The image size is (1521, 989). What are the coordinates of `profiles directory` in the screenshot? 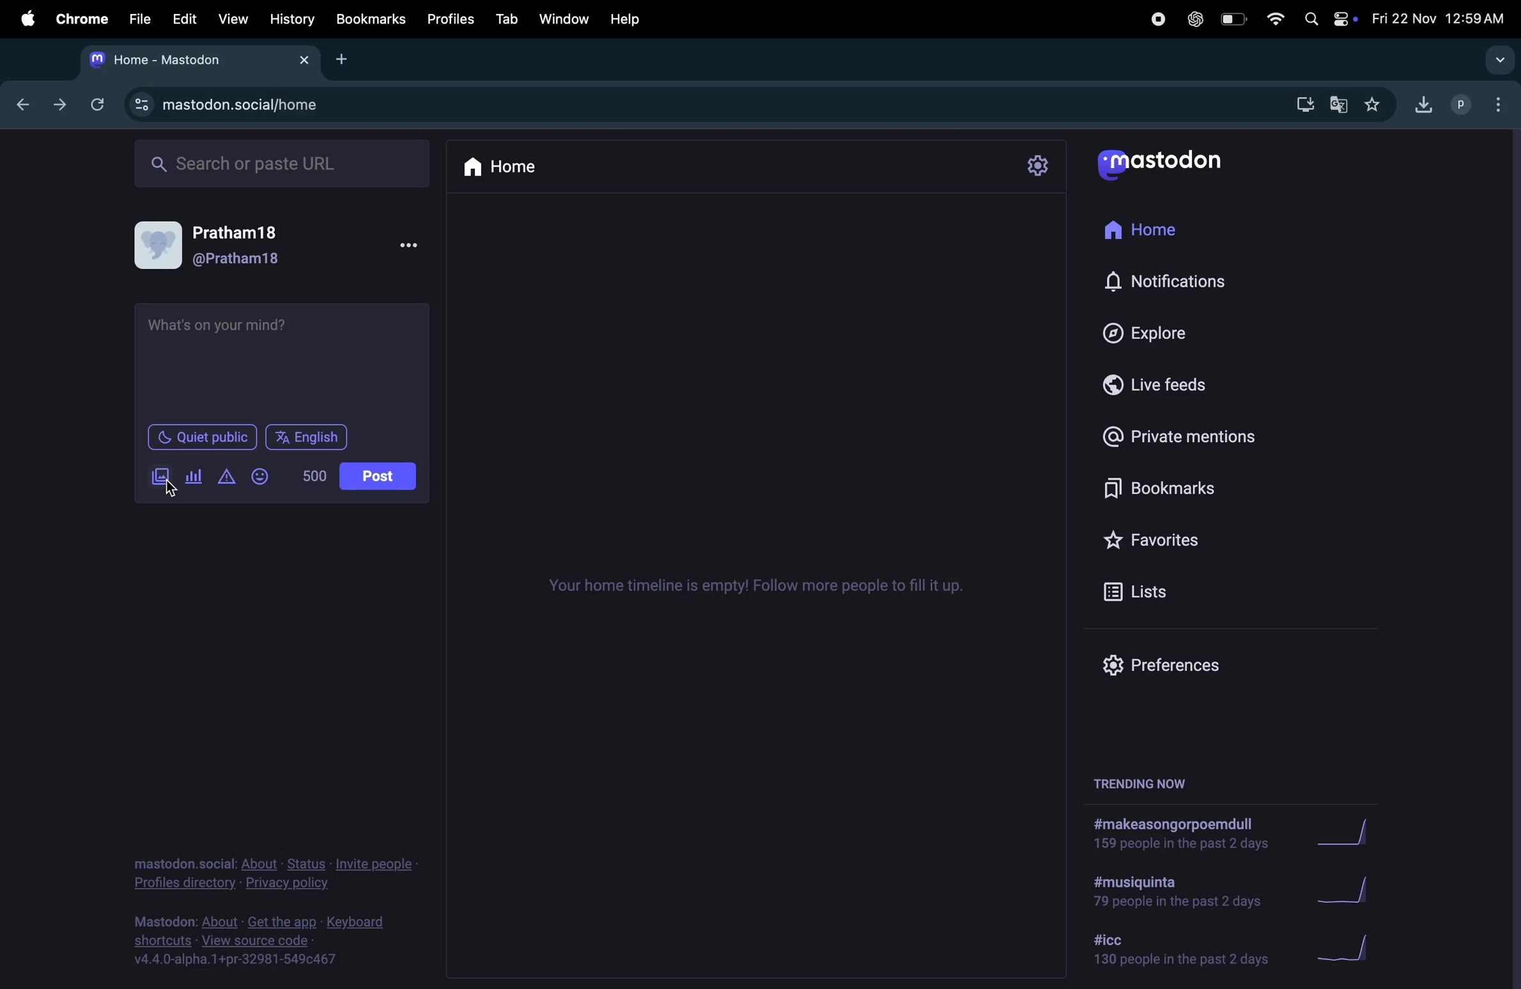 It's located at (186, 884).